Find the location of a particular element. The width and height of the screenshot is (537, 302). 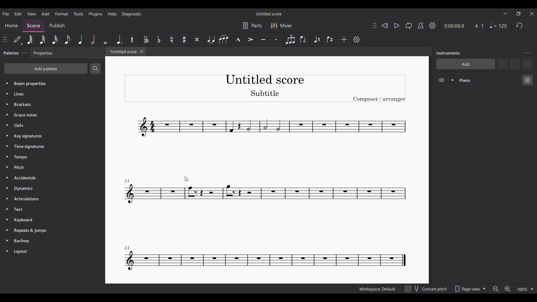

Dynamics is located at coordinates (47, 189).